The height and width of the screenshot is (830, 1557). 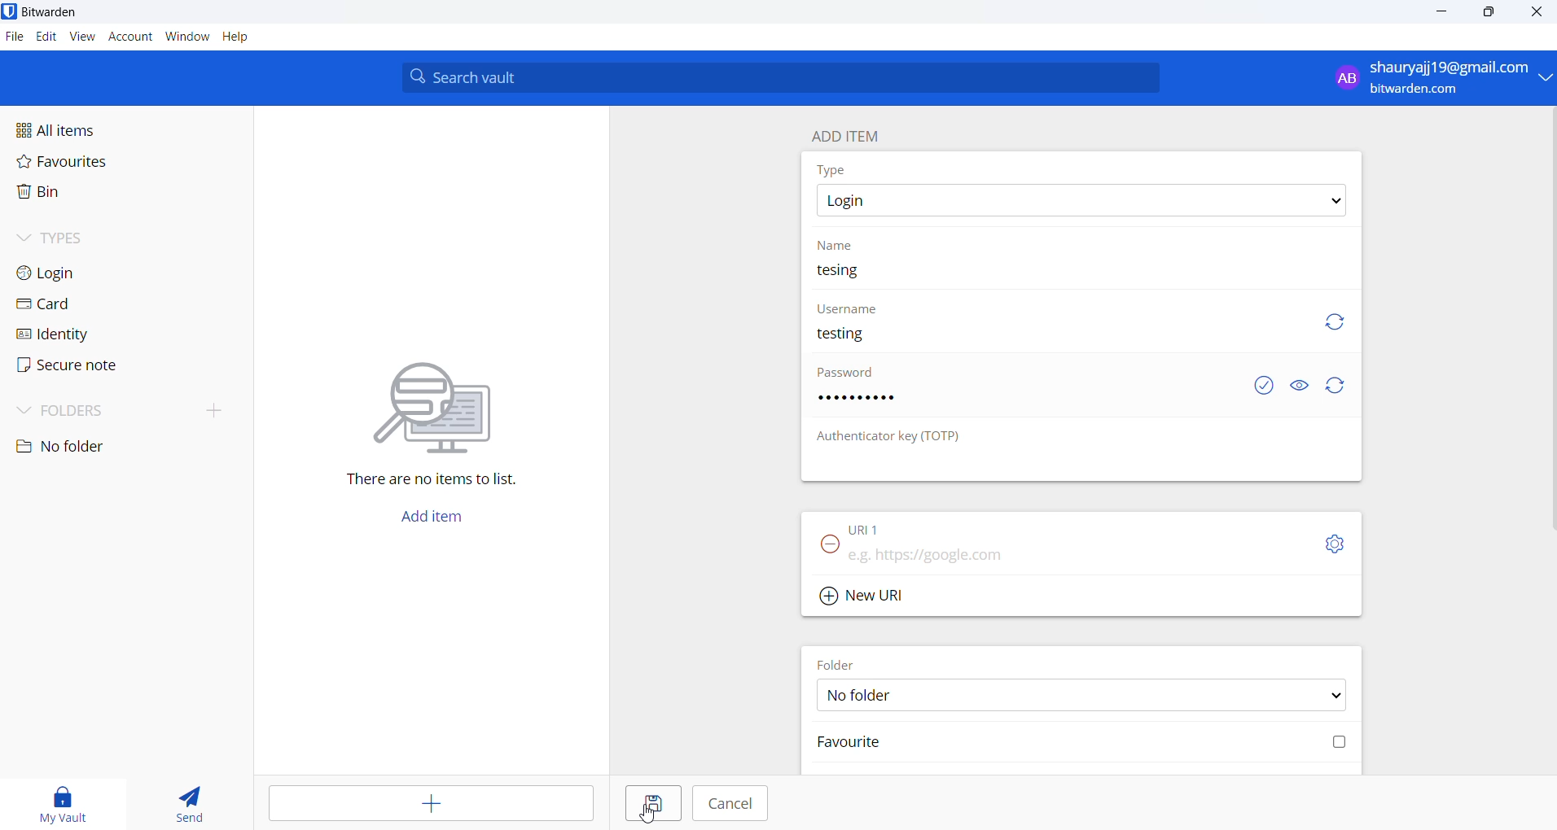 I want to click on close, so click(x=1537, y=13).